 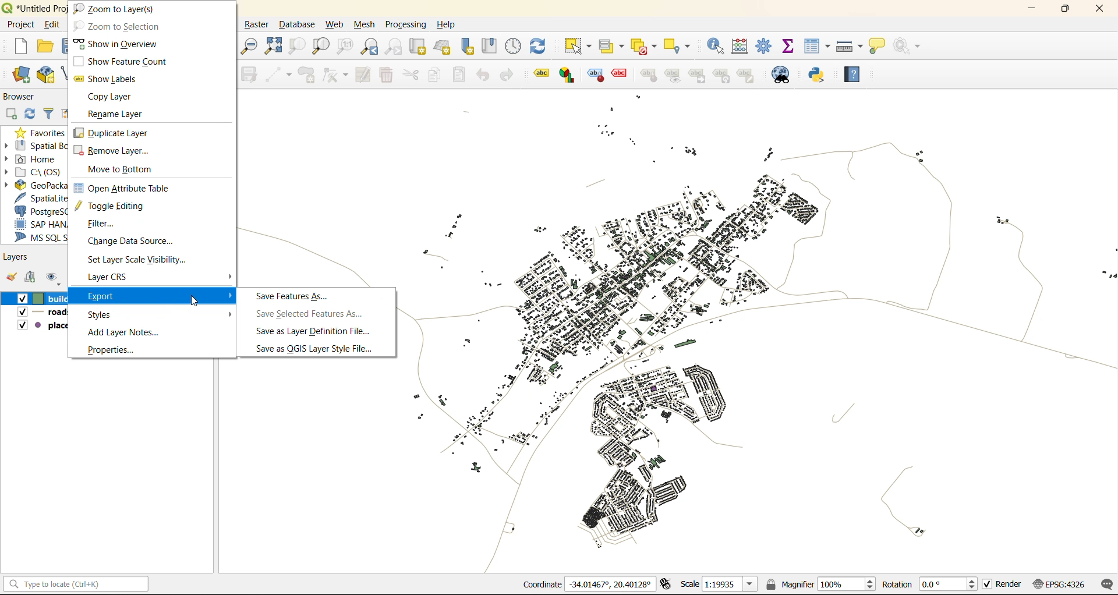 What do you see at coordinates (335, 77) in the screenshot?
I see `vertex tools` at bounding box center [335, 77].